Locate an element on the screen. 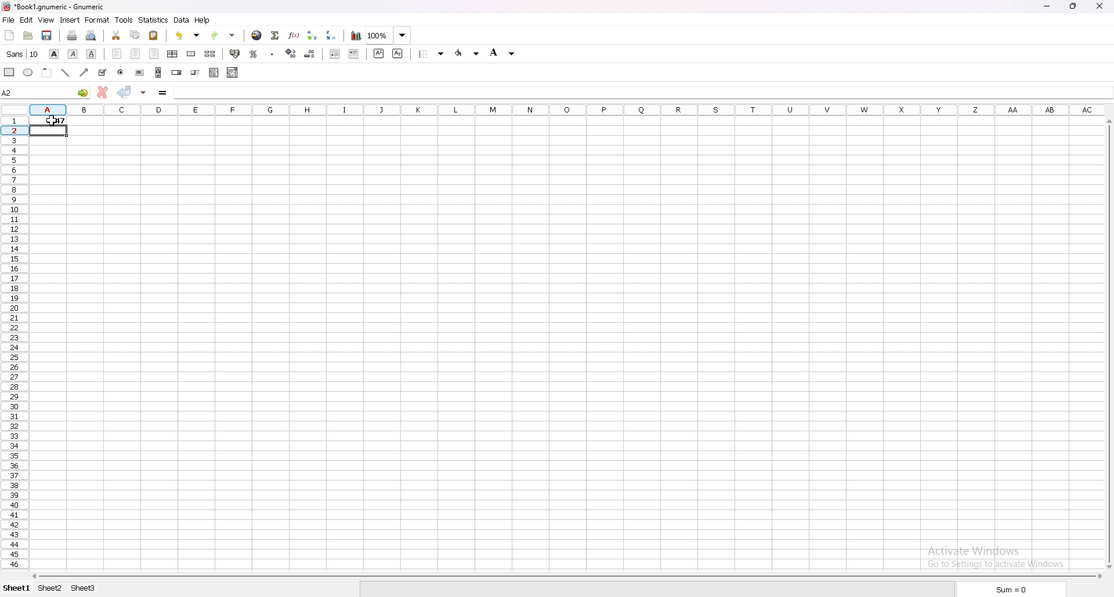 This screenshot has width=1114, height=597. new is located at coordinates (10, 35).